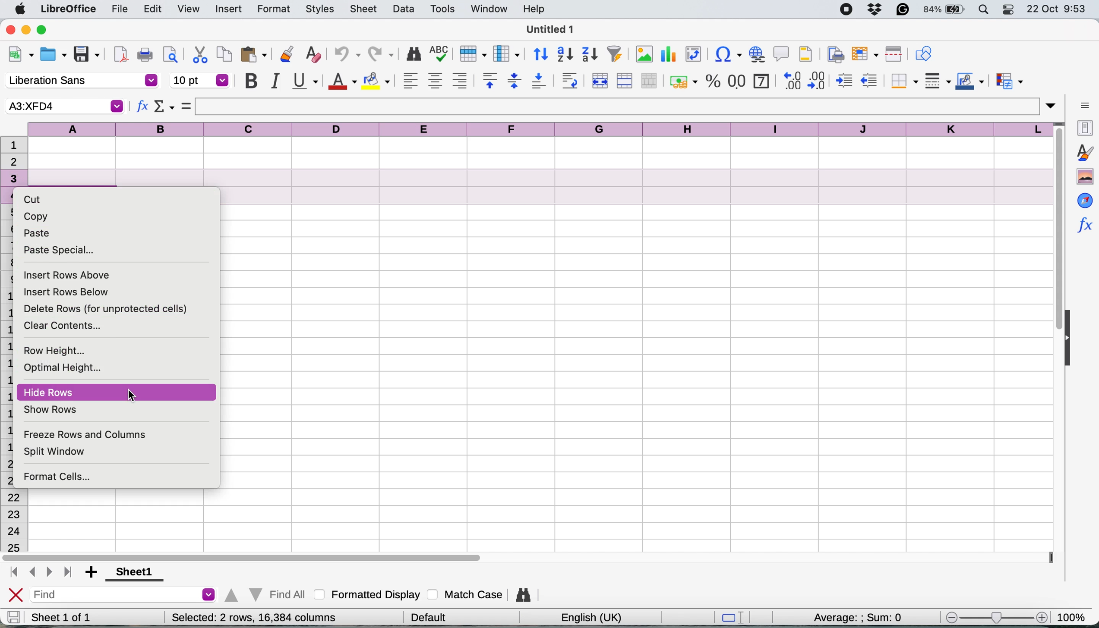  What do you see at coordinates (1072, 339) in the screenshot?
I see `collapse` at bounding box center [1072, 339].